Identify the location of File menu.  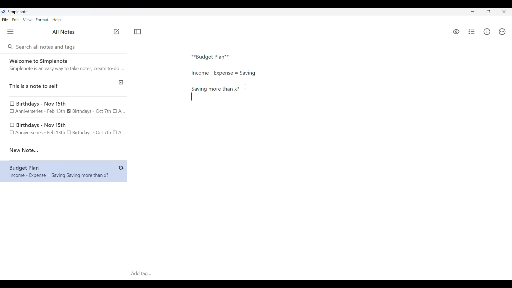
(5, 19).